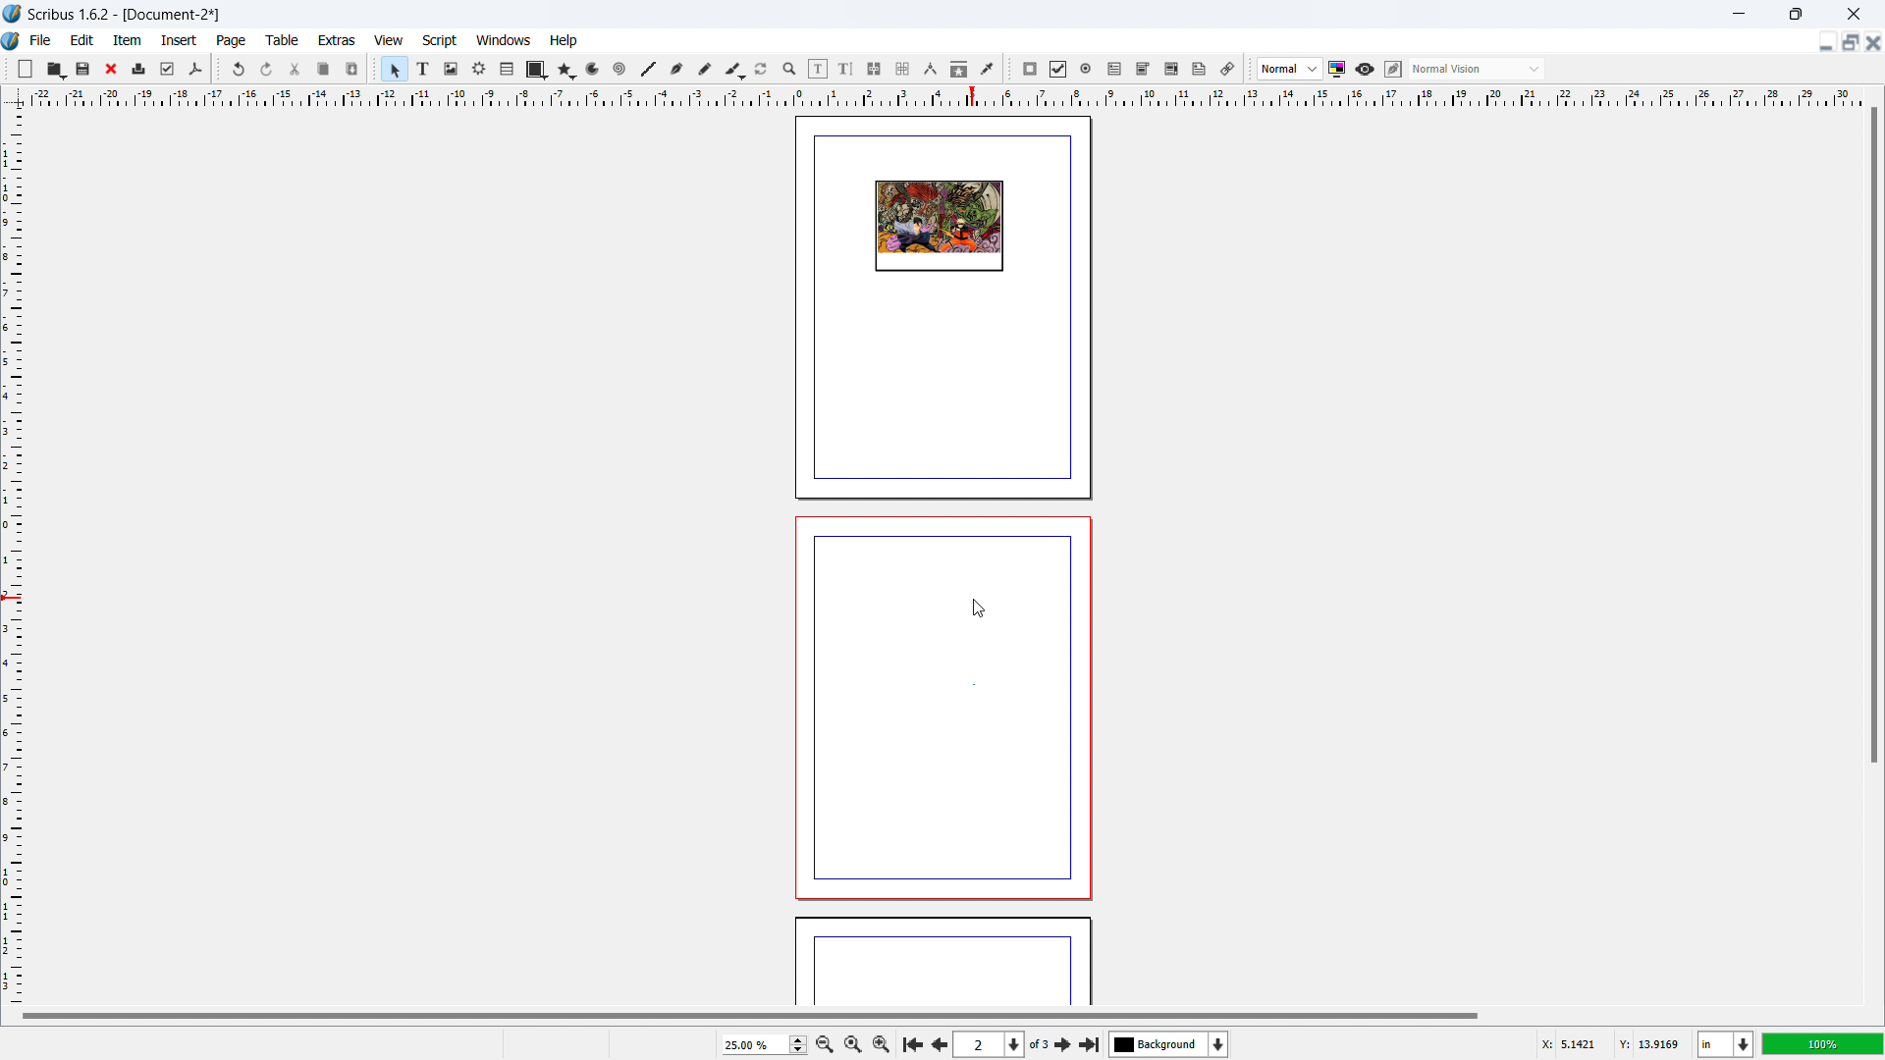  Describe the element at coordinates (241, 69) in the screenshot. I see `undo` at that location.